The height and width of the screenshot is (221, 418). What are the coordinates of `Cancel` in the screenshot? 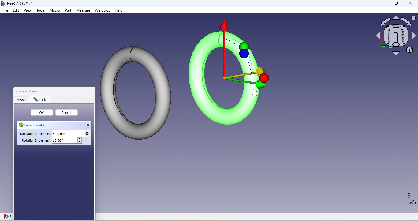 It's located at (68, 113).